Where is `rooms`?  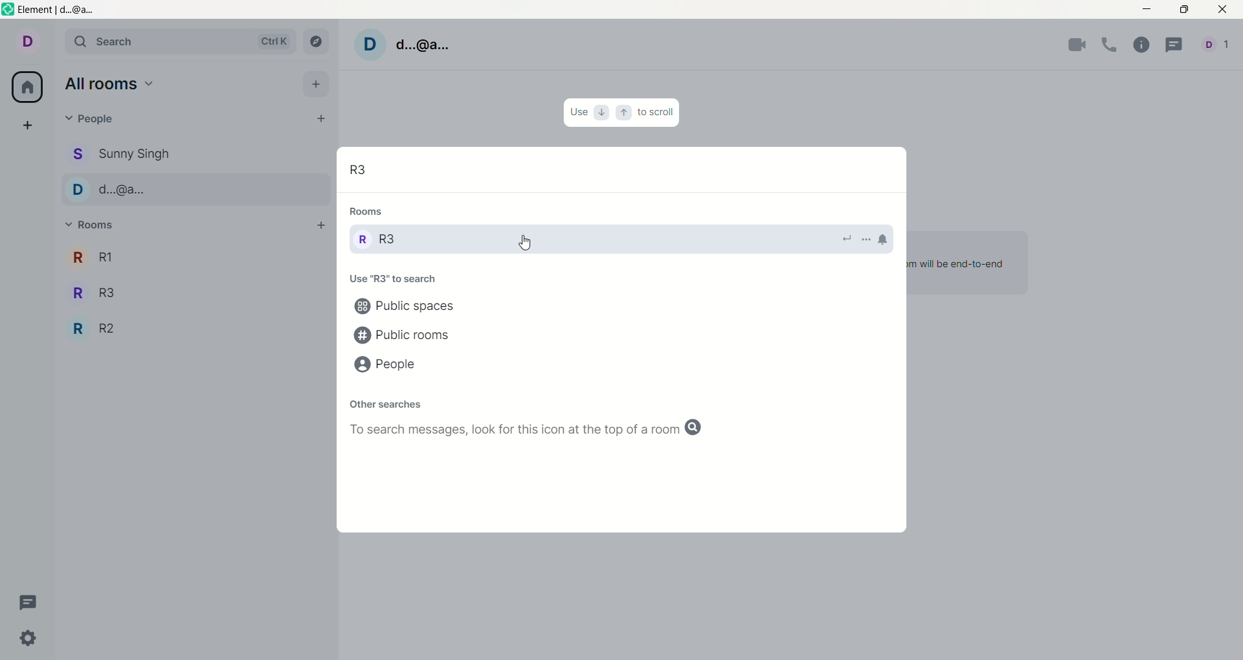 rooms is located at coordinates (90, 221).